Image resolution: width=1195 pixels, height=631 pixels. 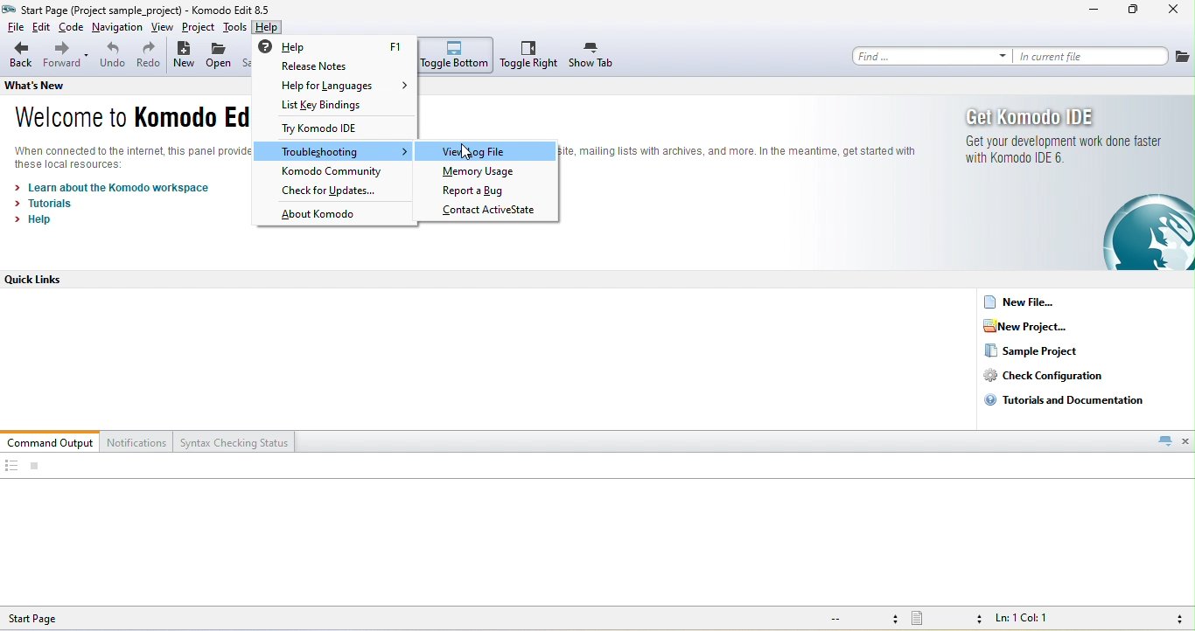 I want to click on text, so click(x=131, y=157).